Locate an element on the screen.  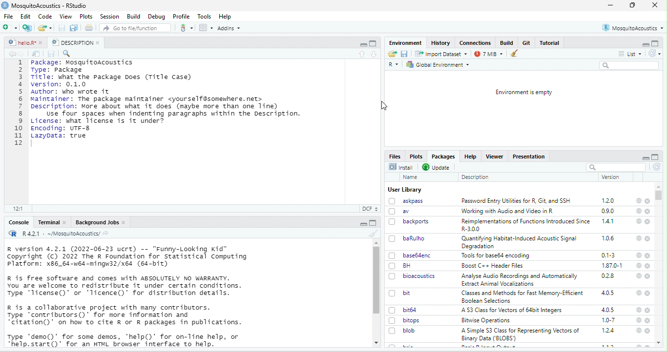
scroll bar is located at coordinates (661, 196).